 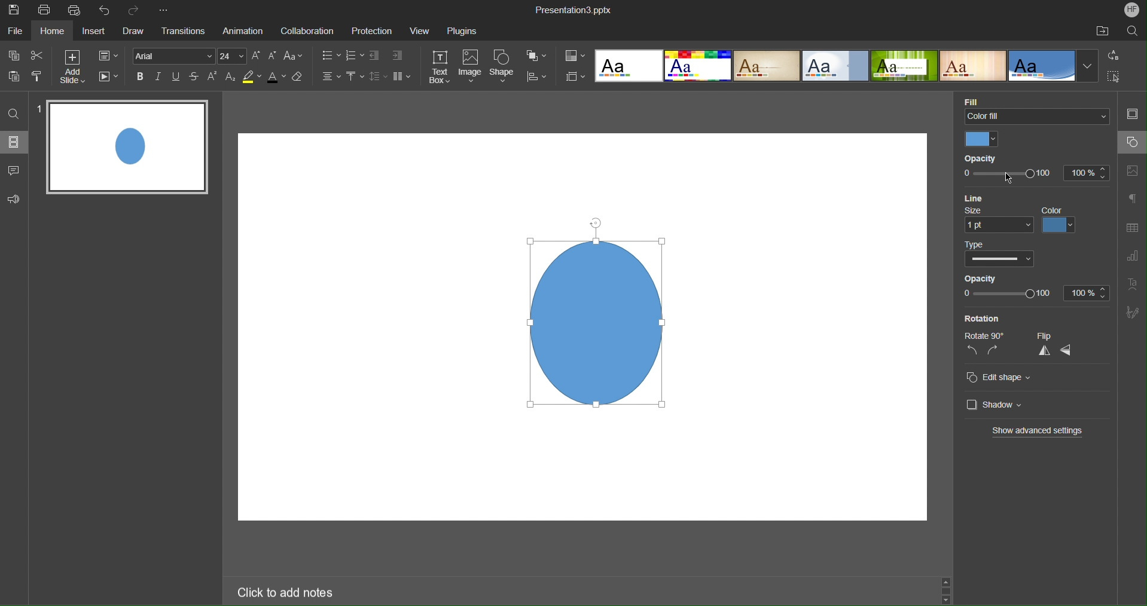 What do you see at coordinates (301, 79) in the screenshot?
I see `Erase Style` at bounding box center [301, 79].